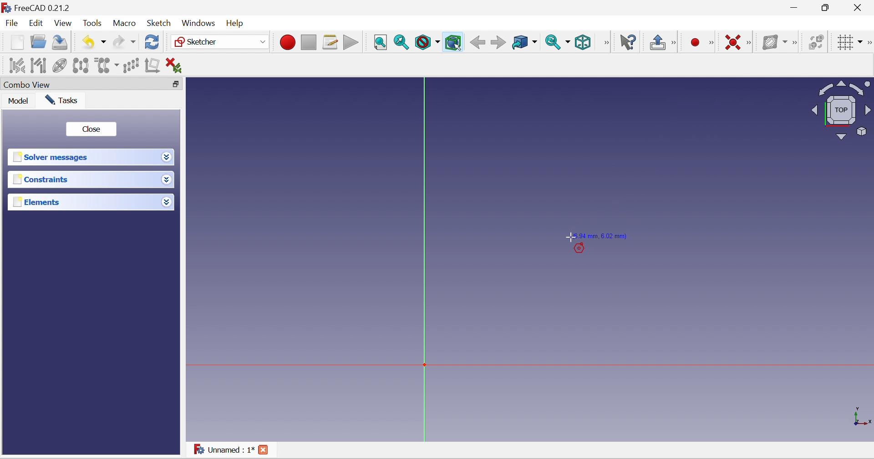 This screenshot has width=874, height=459. I want to click on Viewing angle, so click(841, 110).